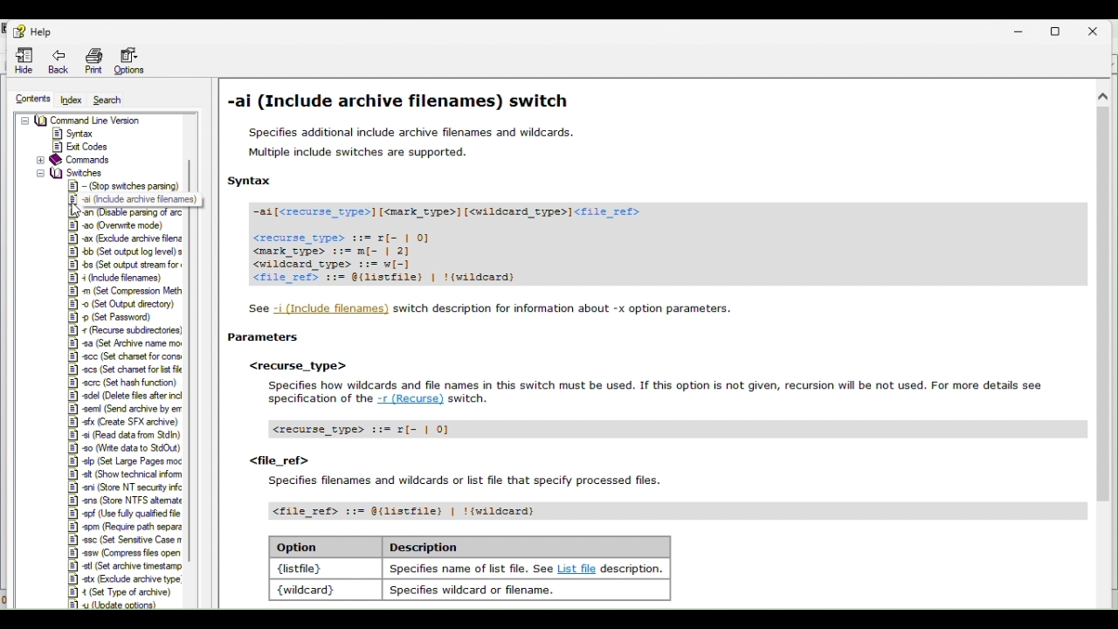 The image size is (1118, 629). I want to click on Minimise, so click(1027, 29).